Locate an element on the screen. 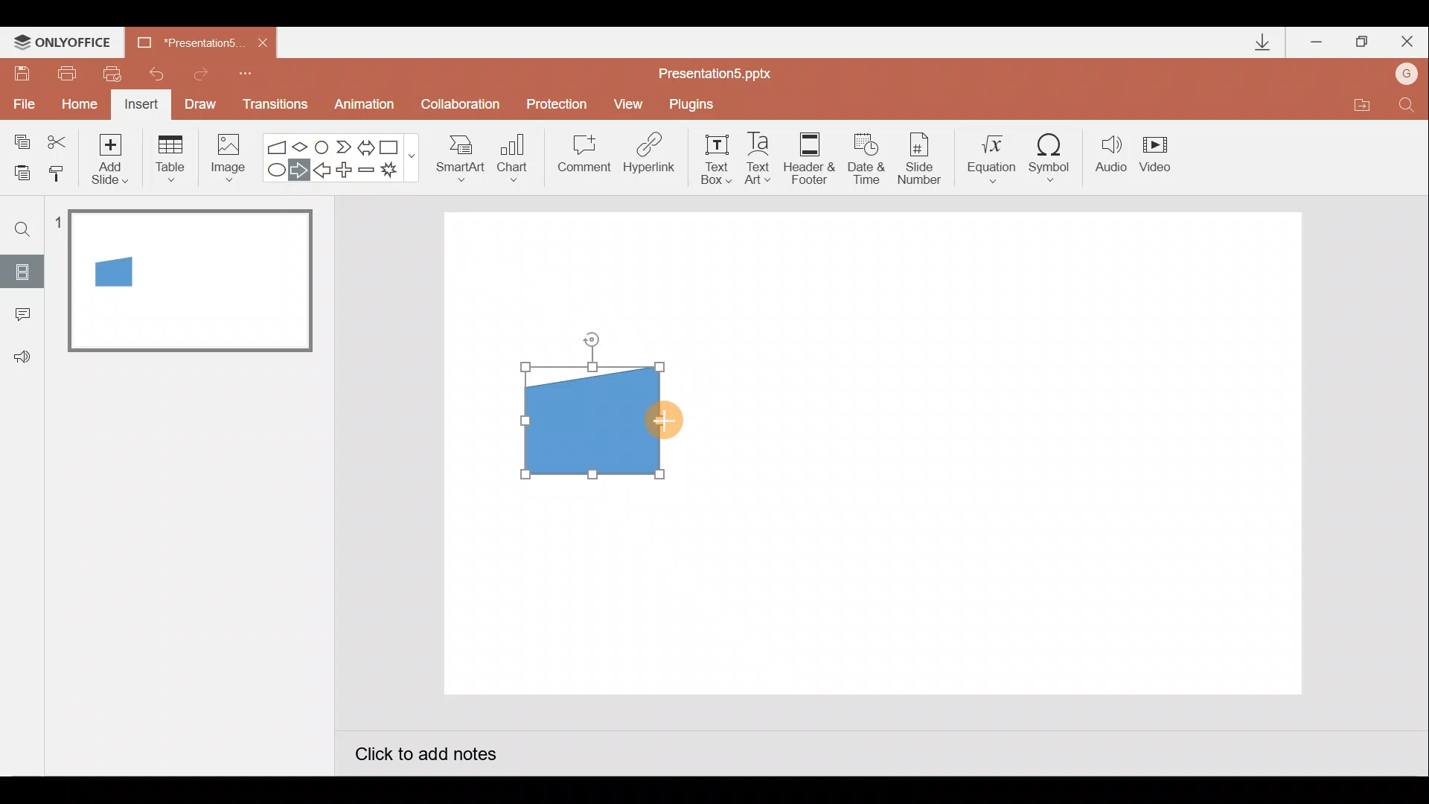  Feedback & support is located at coordinates (23, 356).